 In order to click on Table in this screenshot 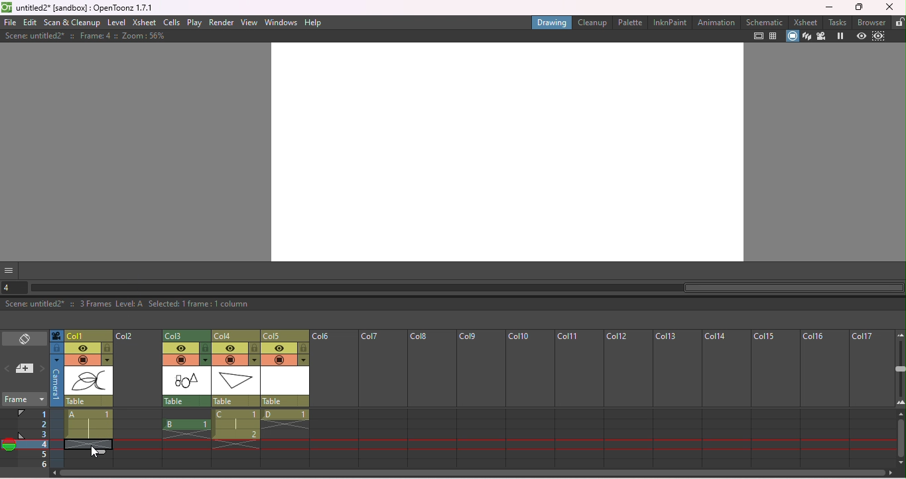, I will do `click(186, 401)`.